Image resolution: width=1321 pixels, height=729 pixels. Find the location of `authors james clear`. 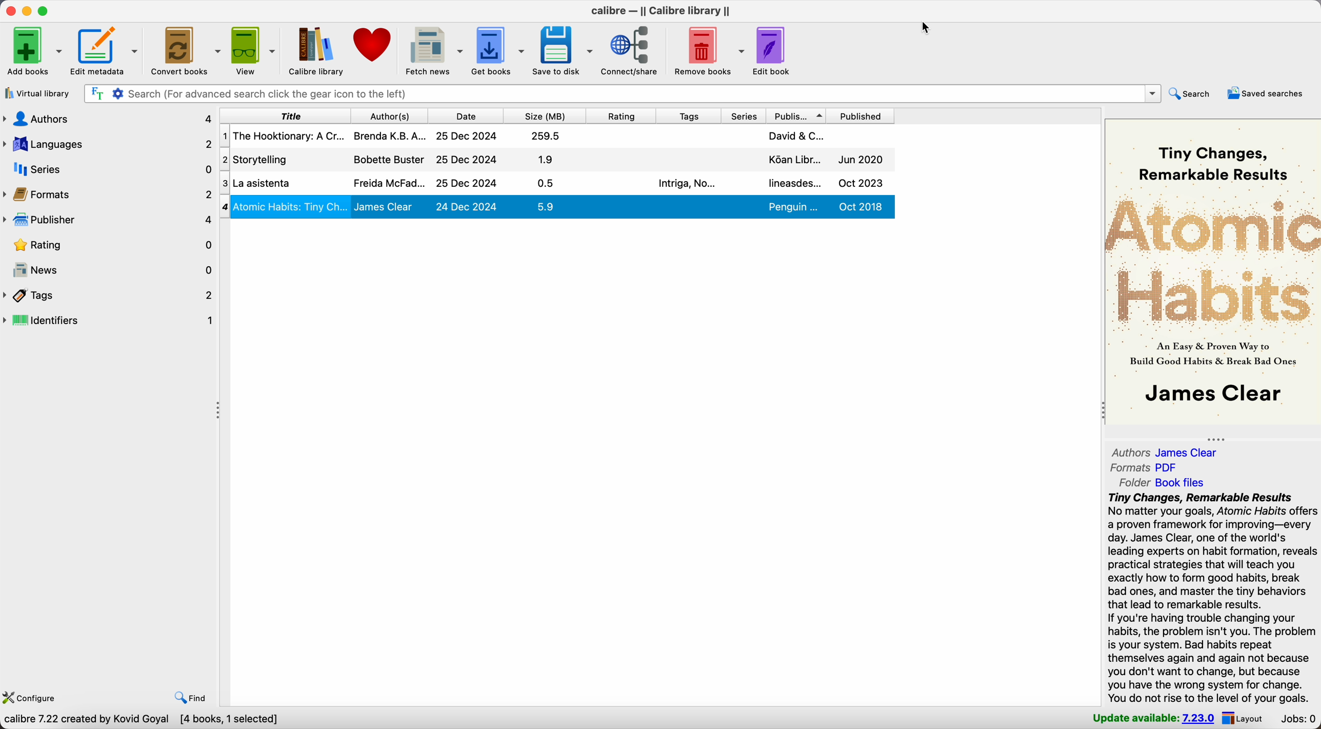

authors james clear is located at coordinates (1165, 452).